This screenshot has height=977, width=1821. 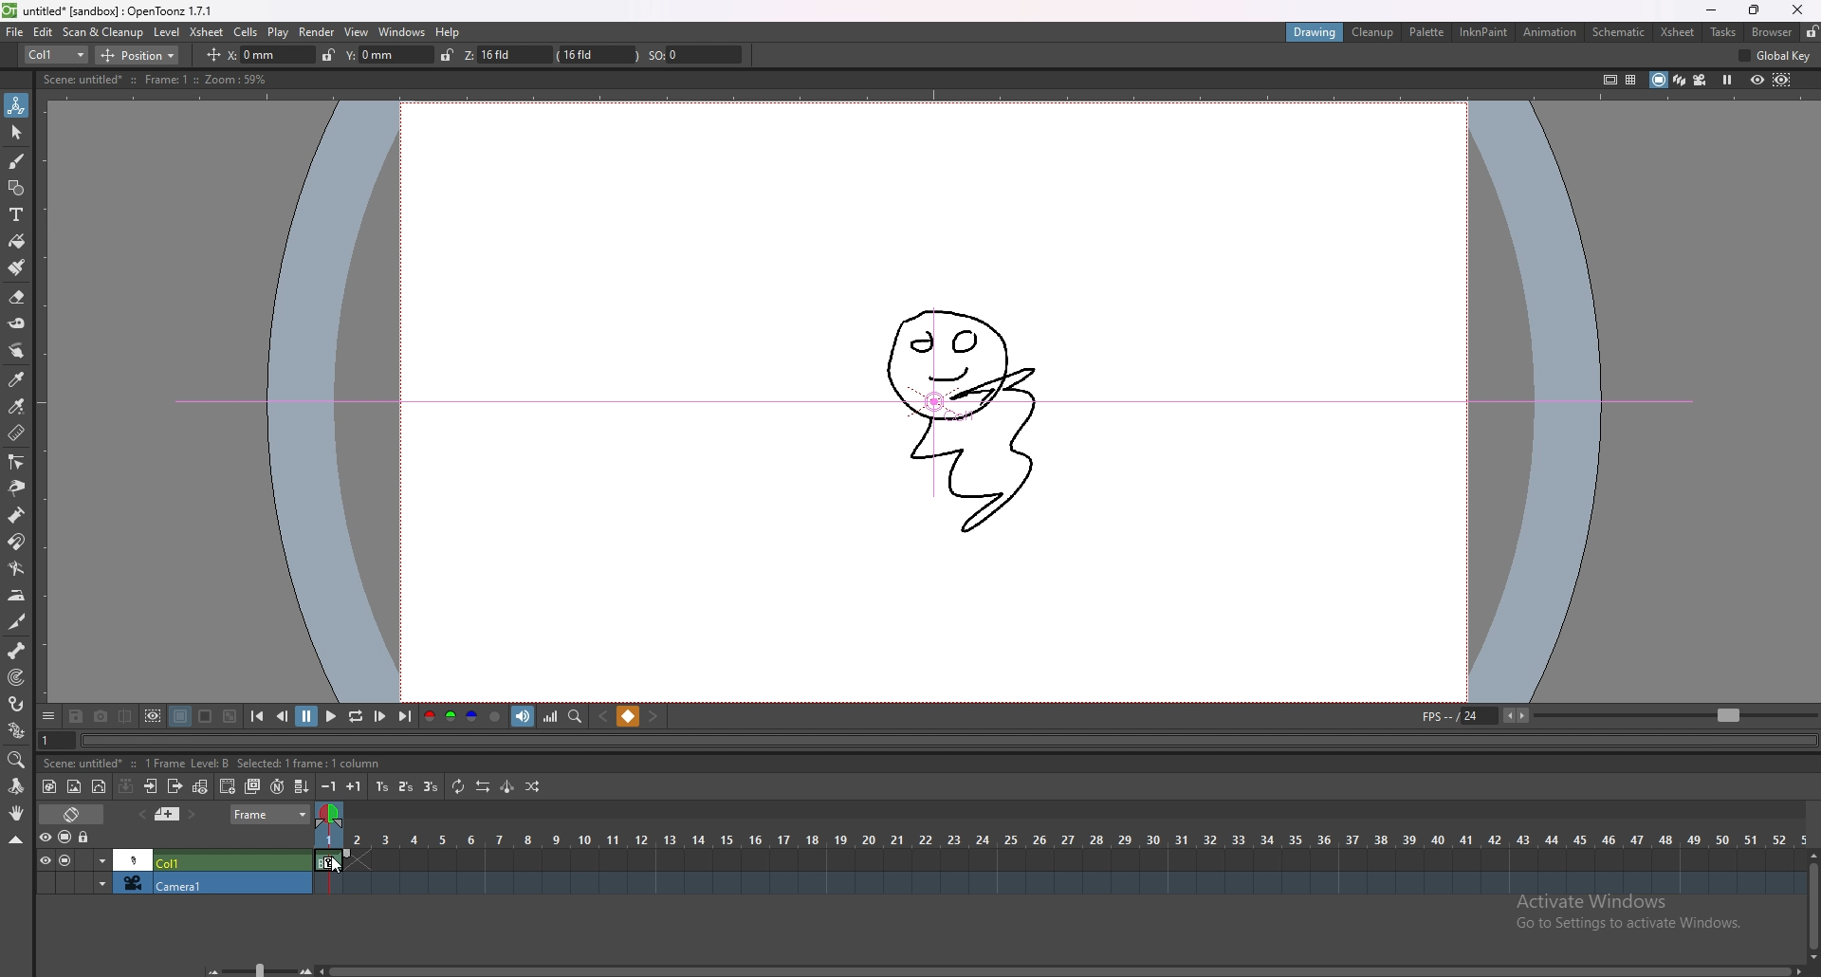 I want to click on 3d, so click(x=1679, y=80).